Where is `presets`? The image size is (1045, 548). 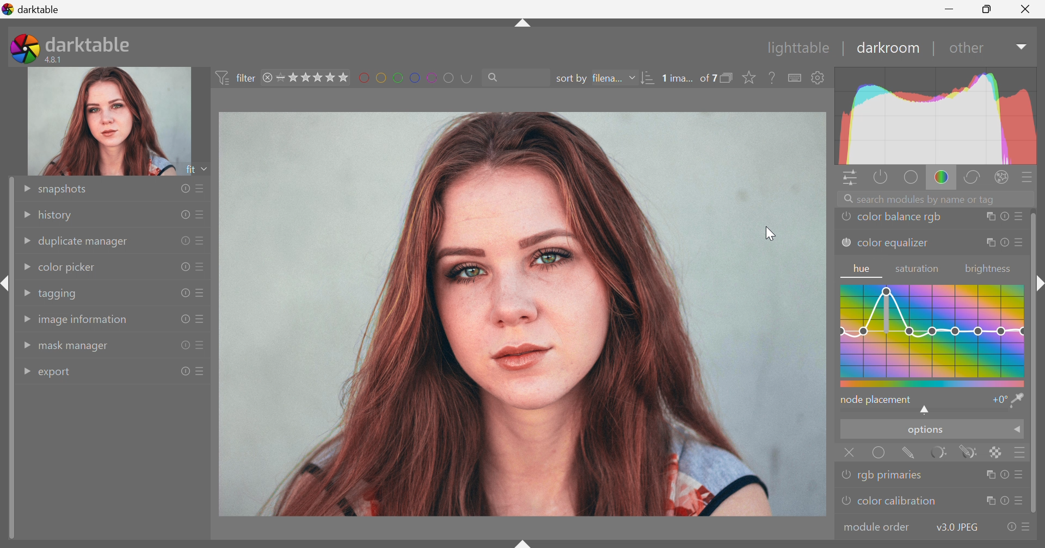
presets is located at coordinates (204, 370).